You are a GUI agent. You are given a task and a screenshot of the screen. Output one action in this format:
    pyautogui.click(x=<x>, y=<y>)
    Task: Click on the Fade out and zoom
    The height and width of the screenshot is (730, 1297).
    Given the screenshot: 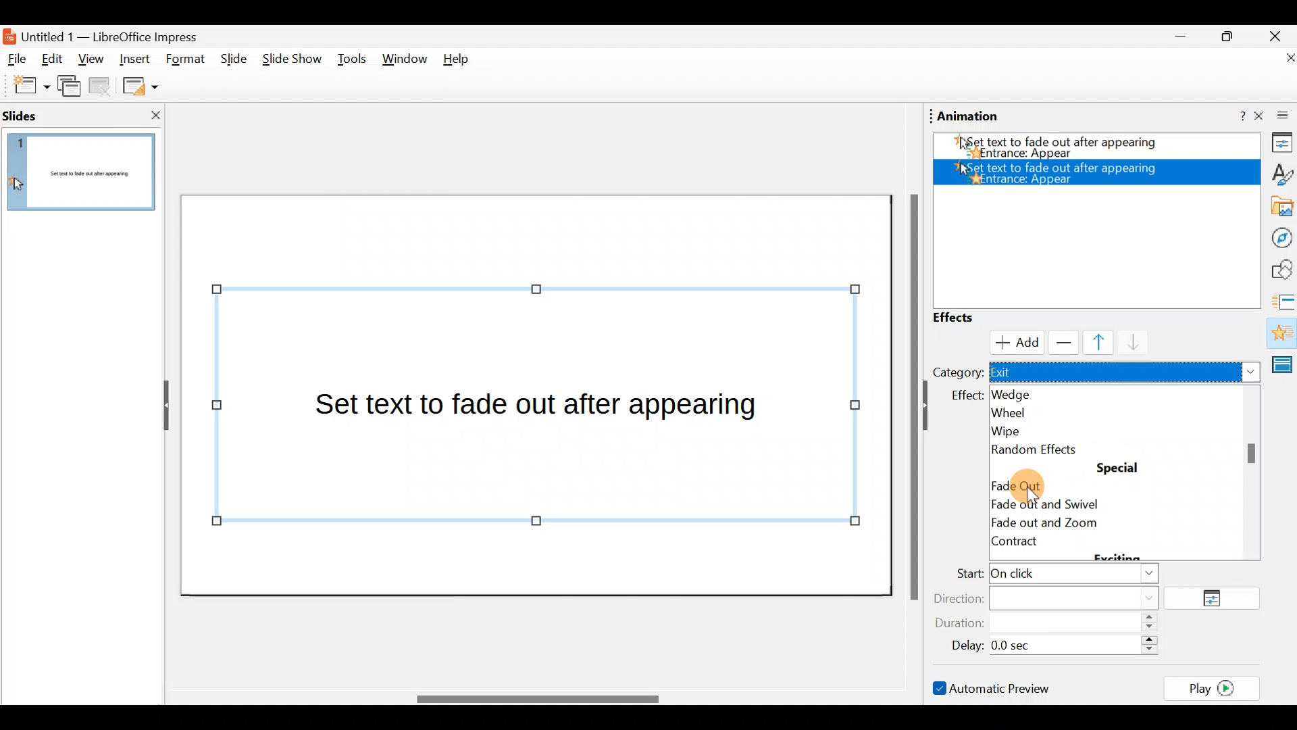 What is the action you would take?
    pyautogui.click(x=1063, y=524)
    